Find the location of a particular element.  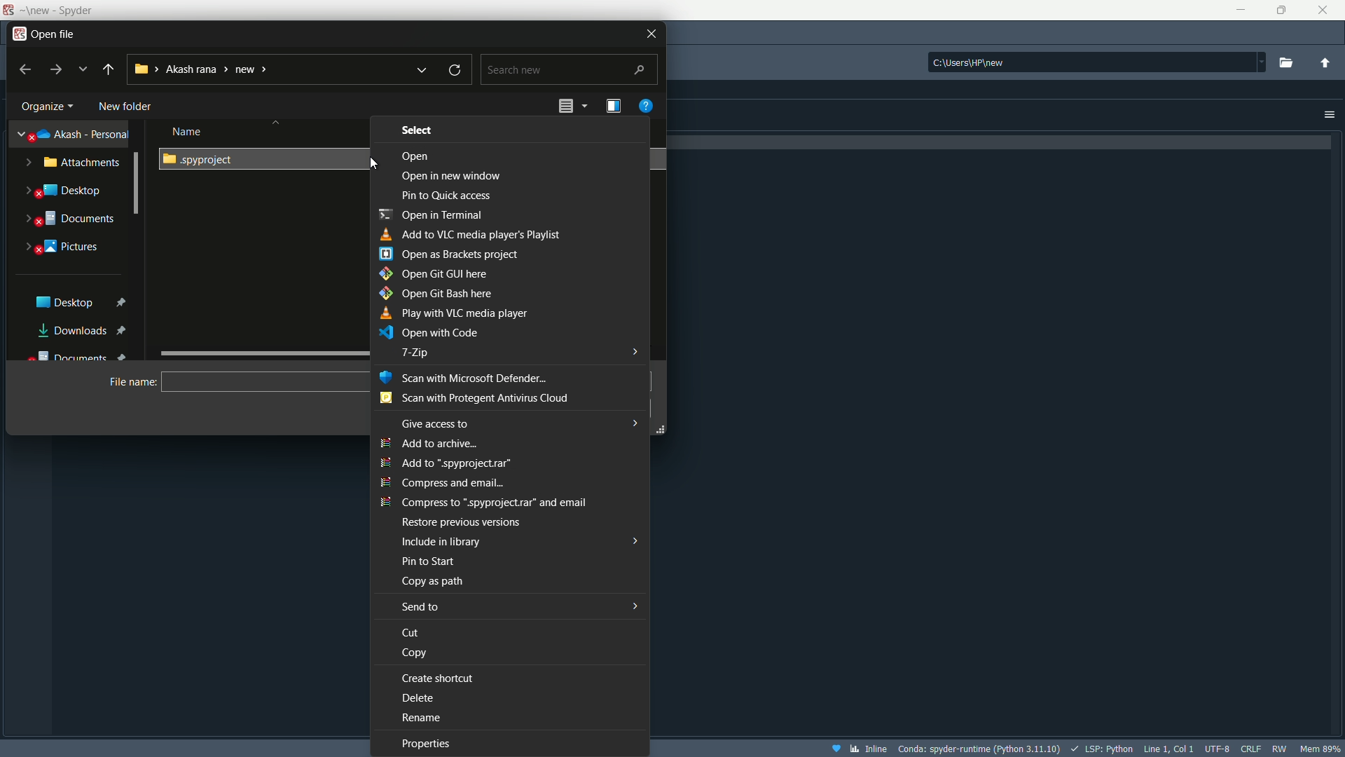

Name is located at coordinates (200, 132).